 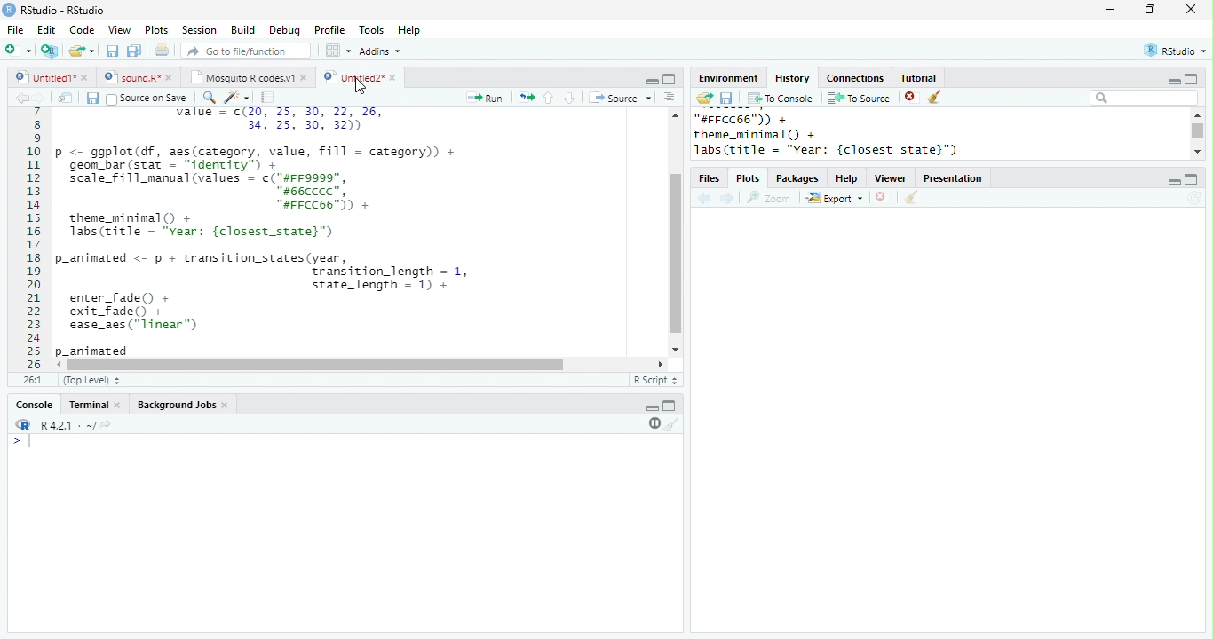 I want to click on R.4.2.1 . ~, so click(x=67, y=424).